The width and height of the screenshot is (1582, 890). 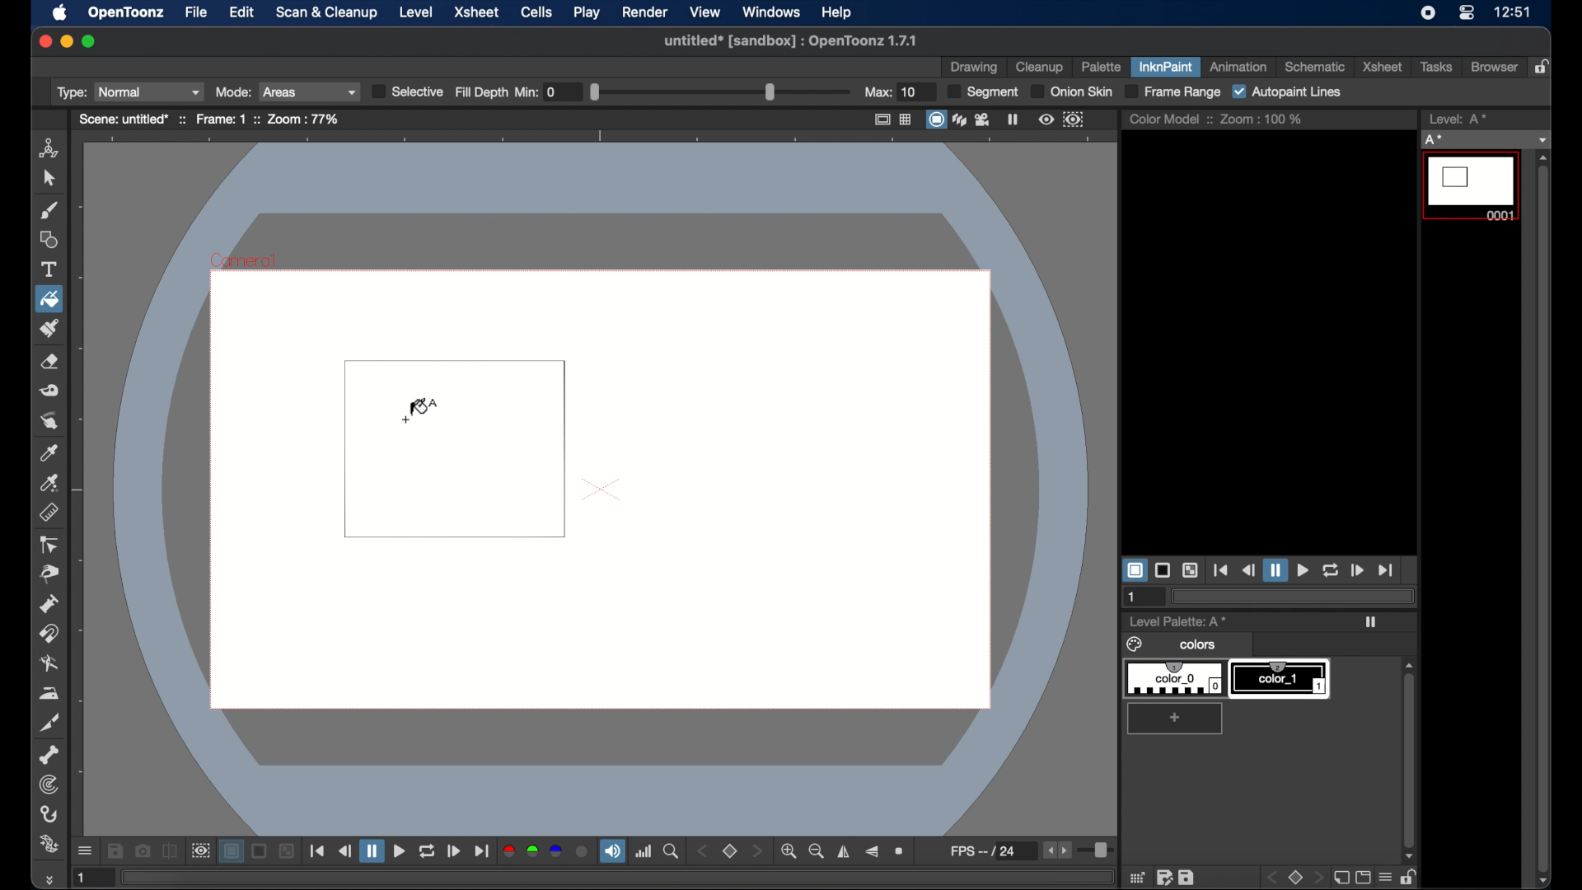 What do you see at coordinates (1356, 569) in the screenshot?
I see `forward` at bounding box center [1356, 569].